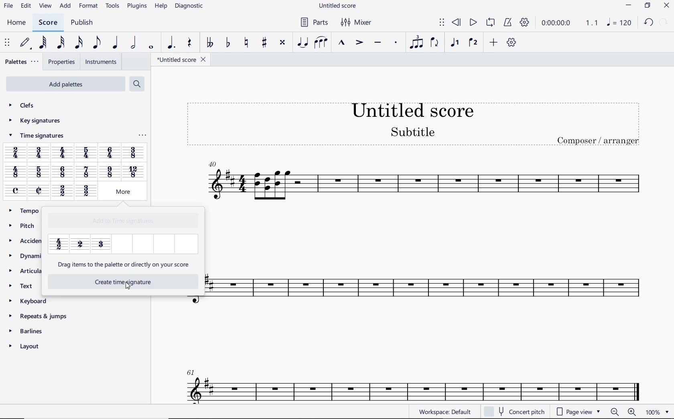 The height and width of the screenshot is (419, 674). I want to click on INSTRUMENT: TENOR SAXOPHONE, so click(409, 380).